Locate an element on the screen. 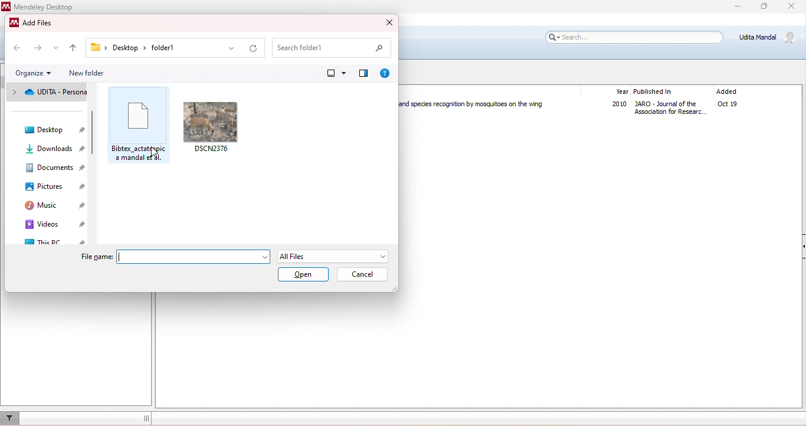 This screenshot has width=806, height=426. added is located at coordinates (726, 92).